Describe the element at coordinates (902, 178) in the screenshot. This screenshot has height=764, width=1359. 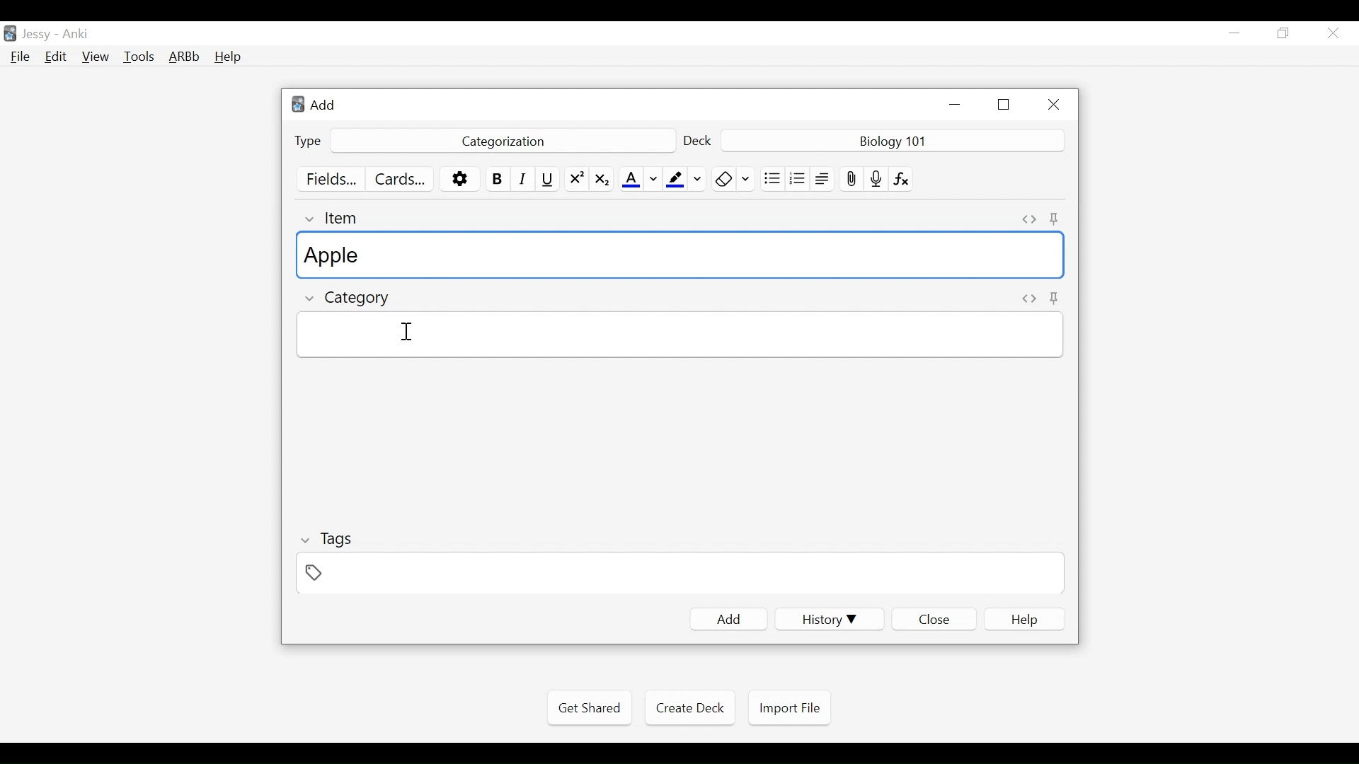
I see `Equation` at that location.